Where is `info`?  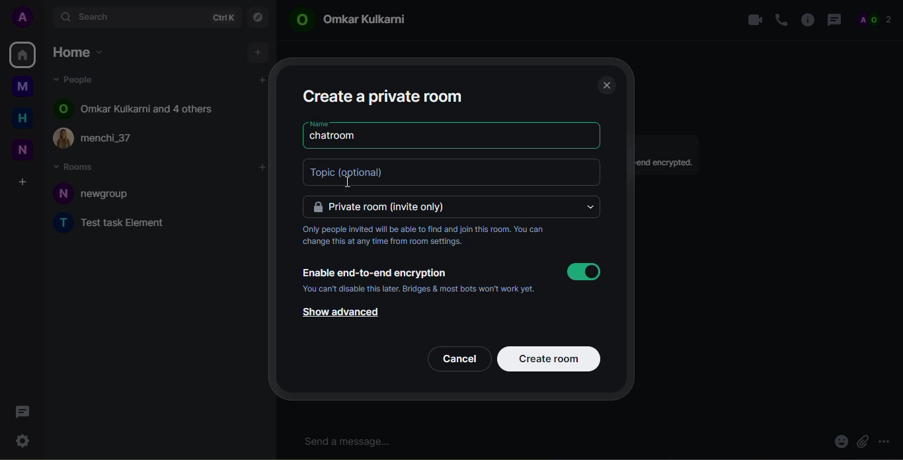 info is located at coordinates (807, 19).